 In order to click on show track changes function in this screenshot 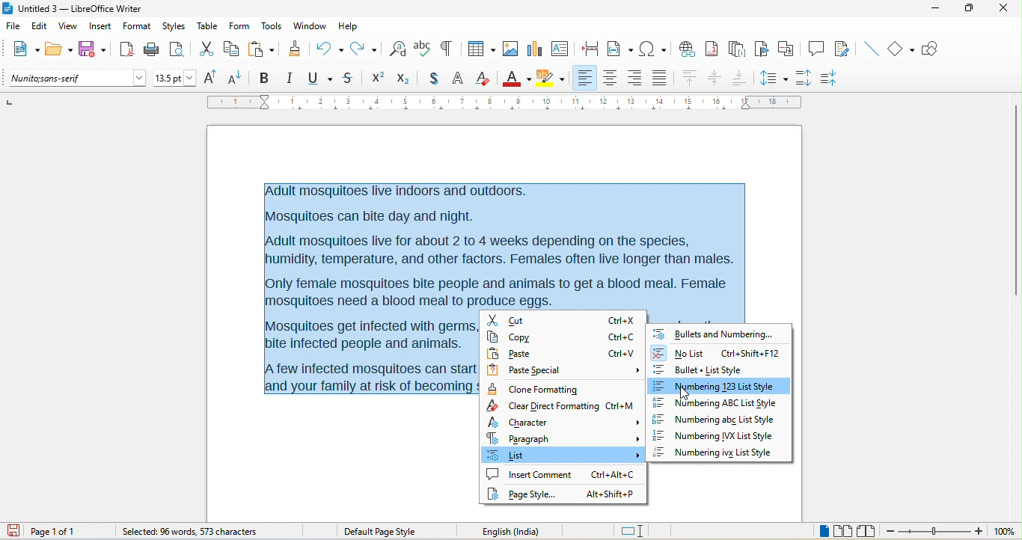, I will do `click(843, 48)`.